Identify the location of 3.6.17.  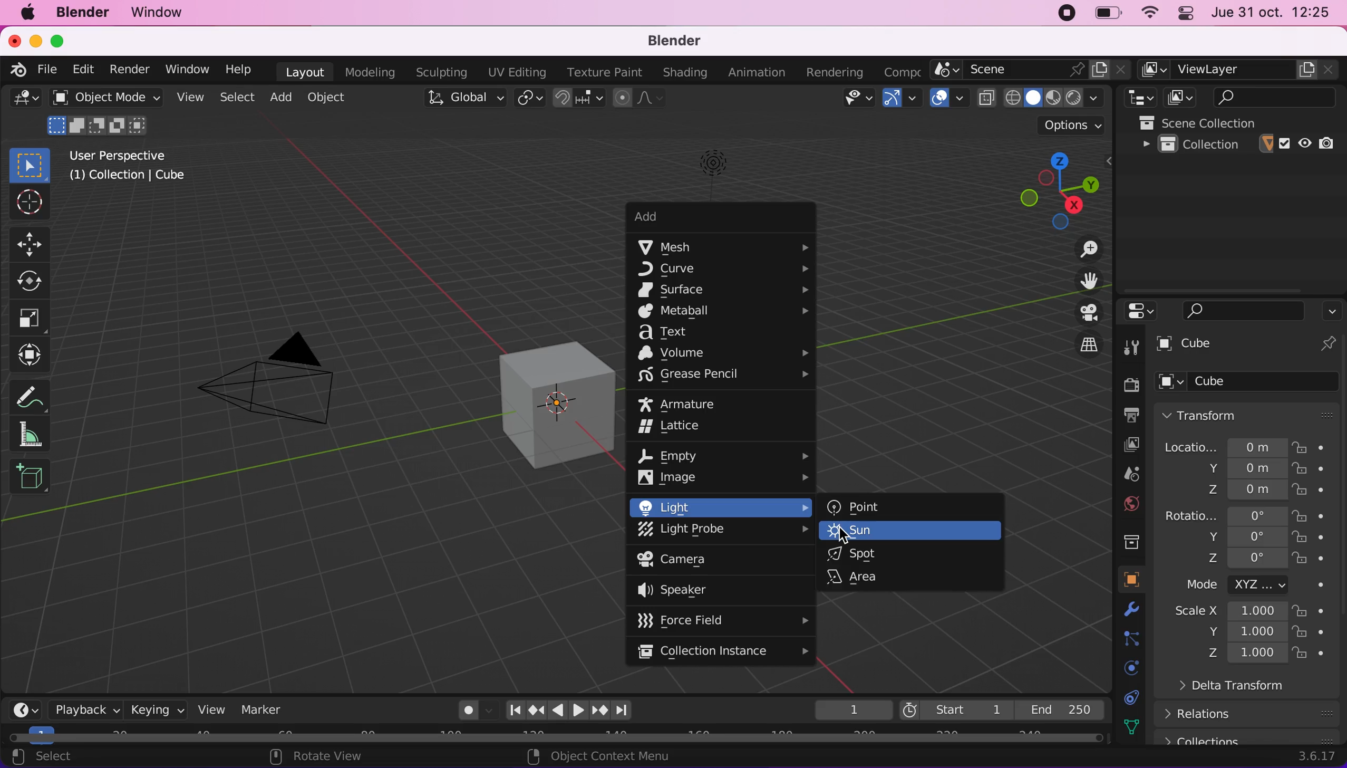
(1314, 757).